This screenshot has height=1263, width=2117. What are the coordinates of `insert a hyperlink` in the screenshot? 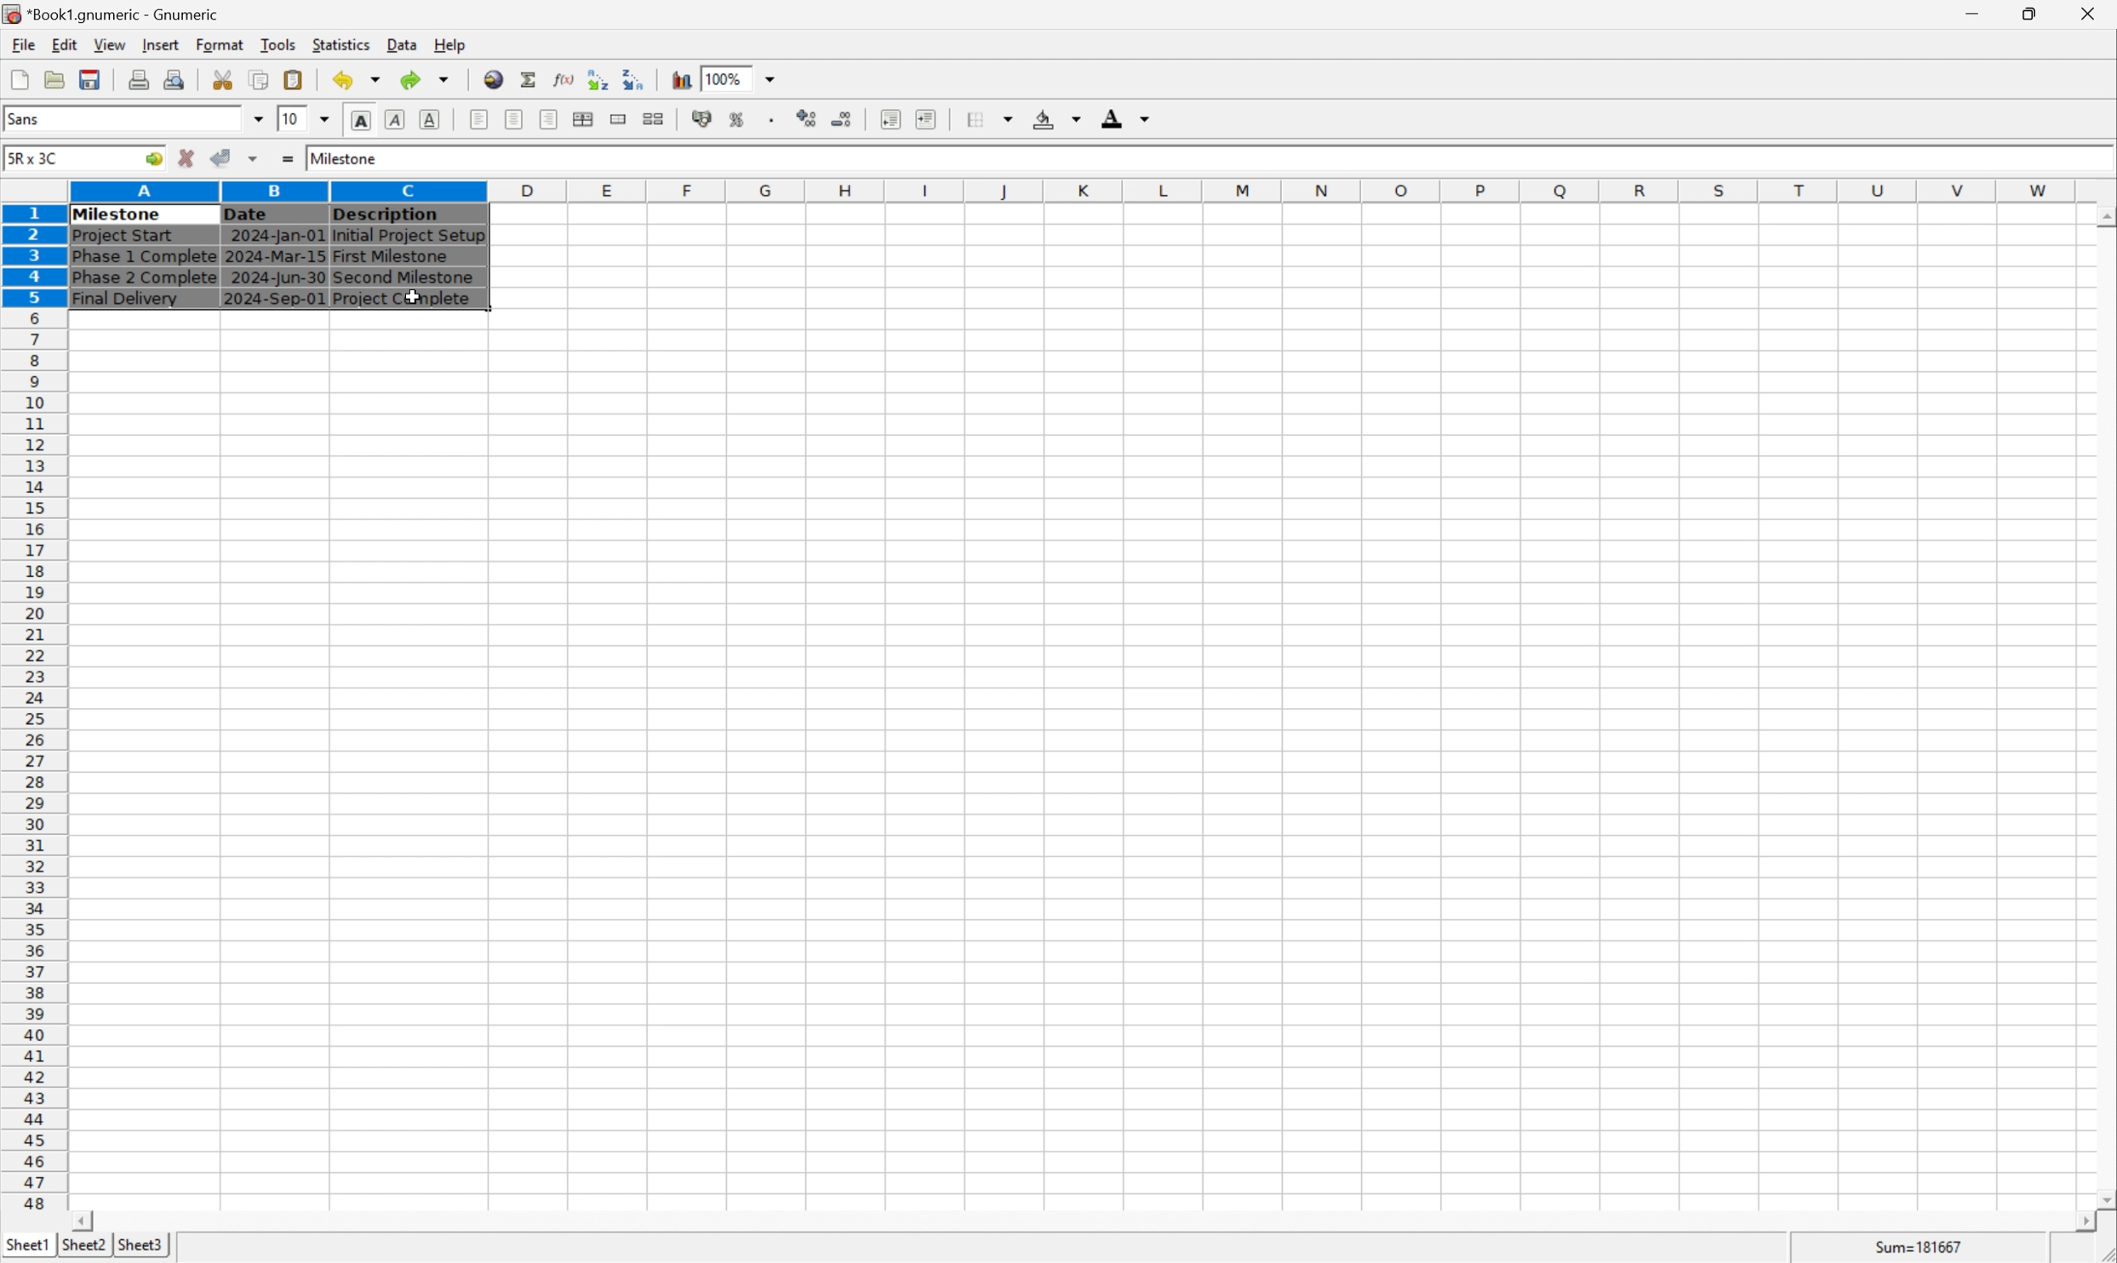 It's located at (495, 79).